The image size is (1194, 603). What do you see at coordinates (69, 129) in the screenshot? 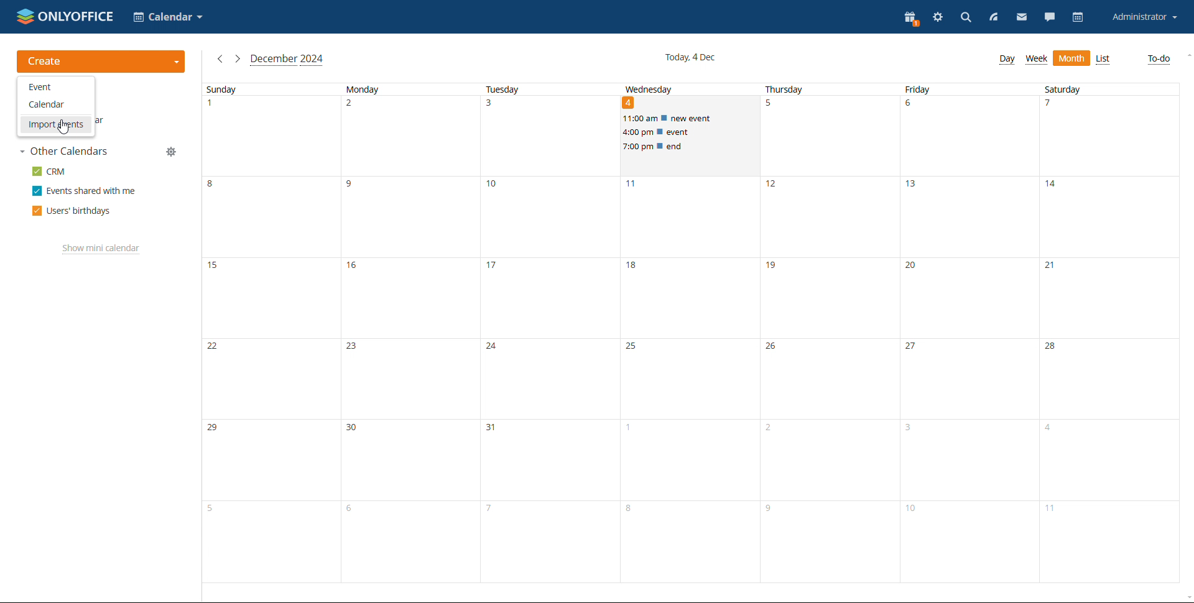
I see `cursor` at bounding box center [69, 129].